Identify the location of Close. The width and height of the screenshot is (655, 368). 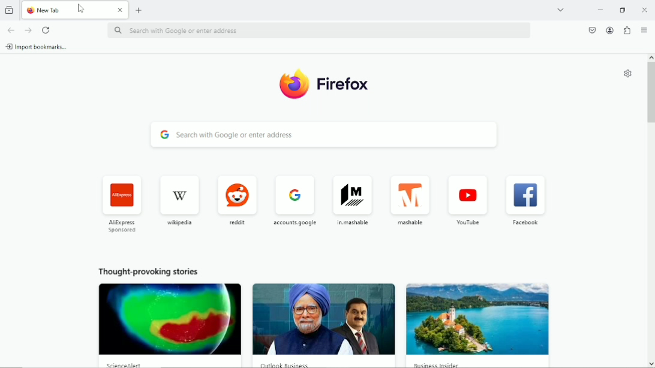
(641, 11).